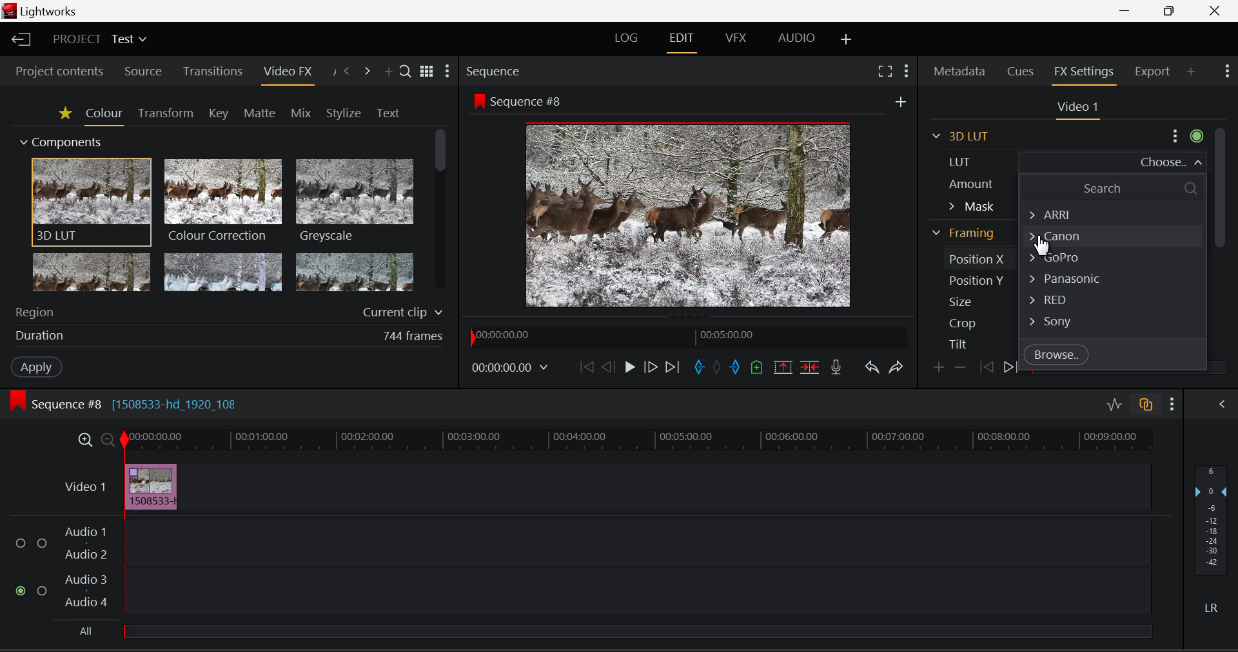  I want to click on Apply, so click(34, 367).